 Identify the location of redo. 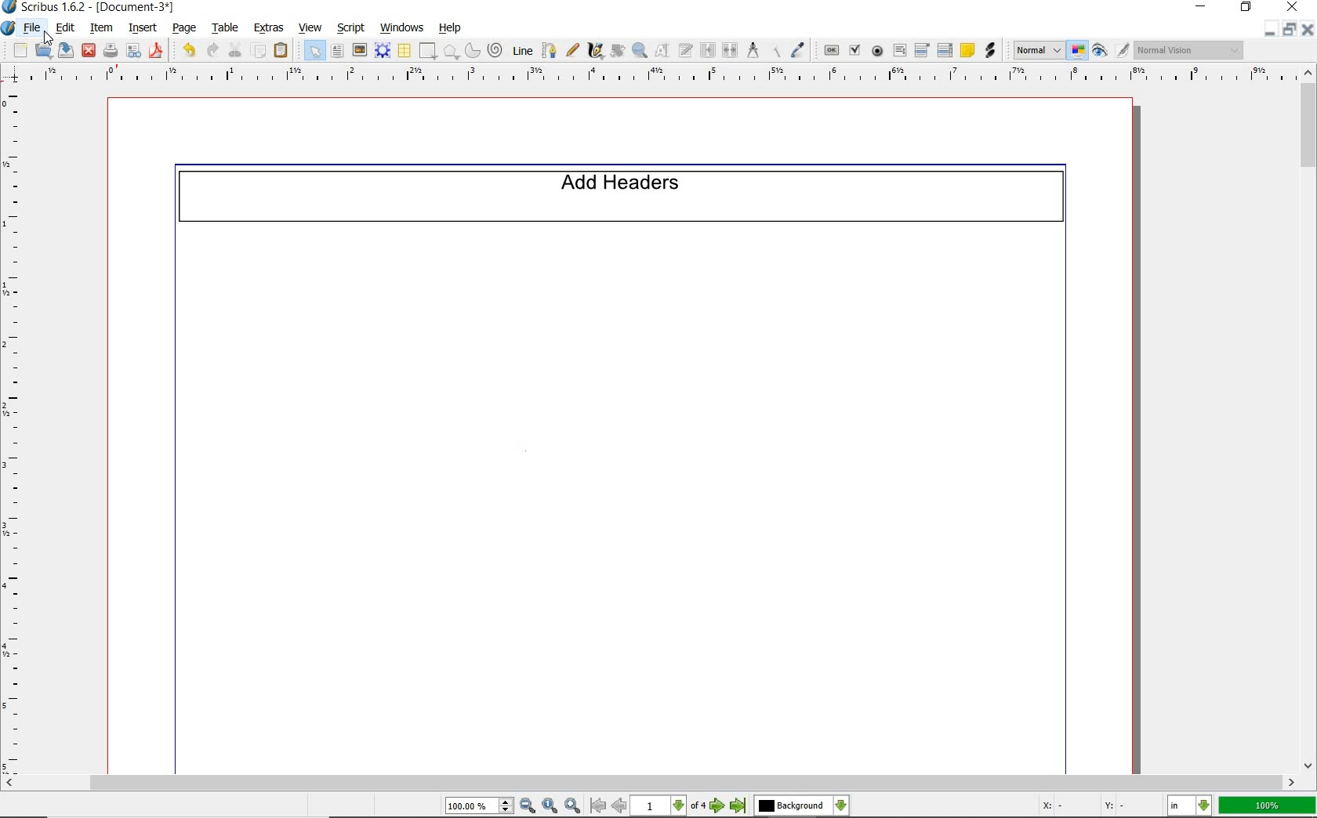
(212, 51).